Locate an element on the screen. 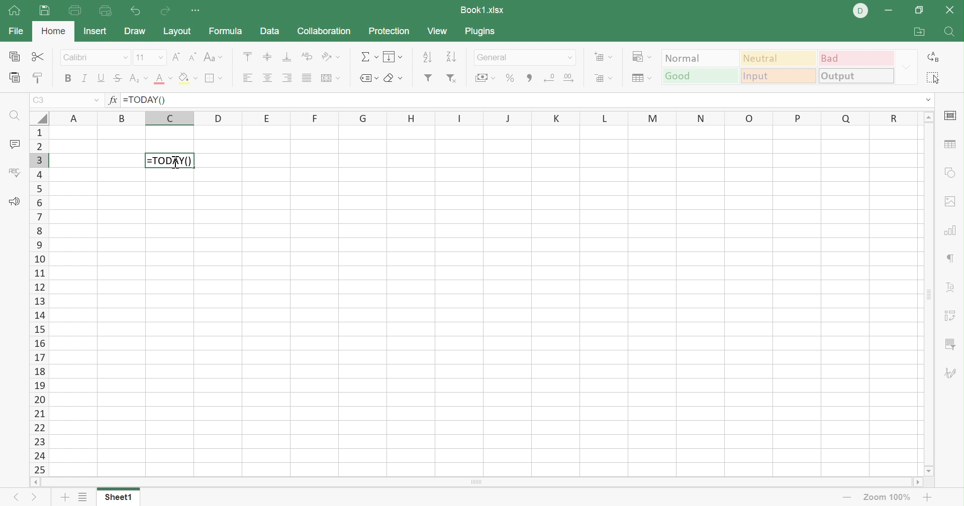 Image resolution: width=964 pixels, height=506 pixels. Plugins is located at coordinates (480, 32).